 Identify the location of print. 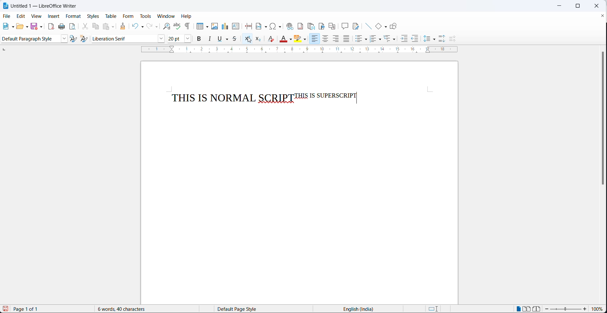
(61, 27).